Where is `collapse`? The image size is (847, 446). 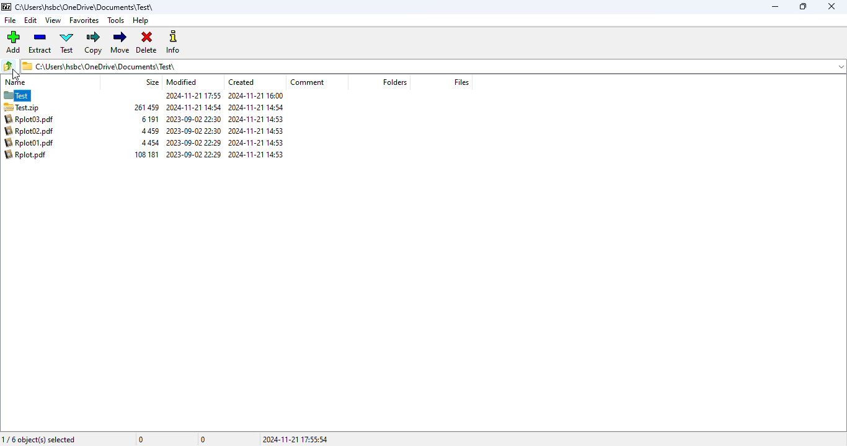 collapse is located at coordinates (839, 67).